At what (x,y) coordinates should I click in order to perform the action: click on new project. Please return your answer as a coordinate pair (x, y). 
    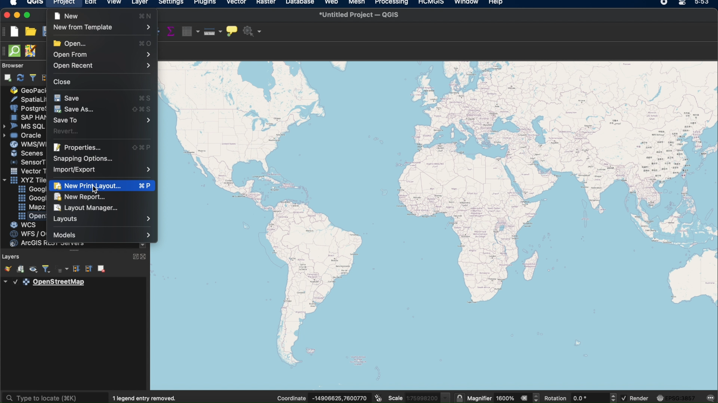
    Looking at the image, I should click on (15, 33).